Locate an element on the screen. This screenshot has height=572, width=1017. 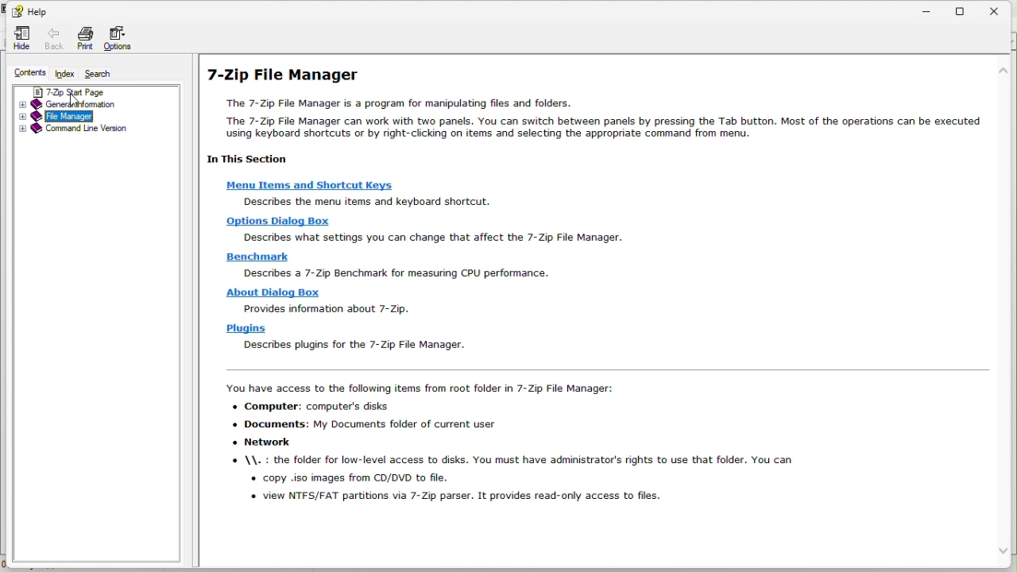
cursor is located at coordinates (78, 100).